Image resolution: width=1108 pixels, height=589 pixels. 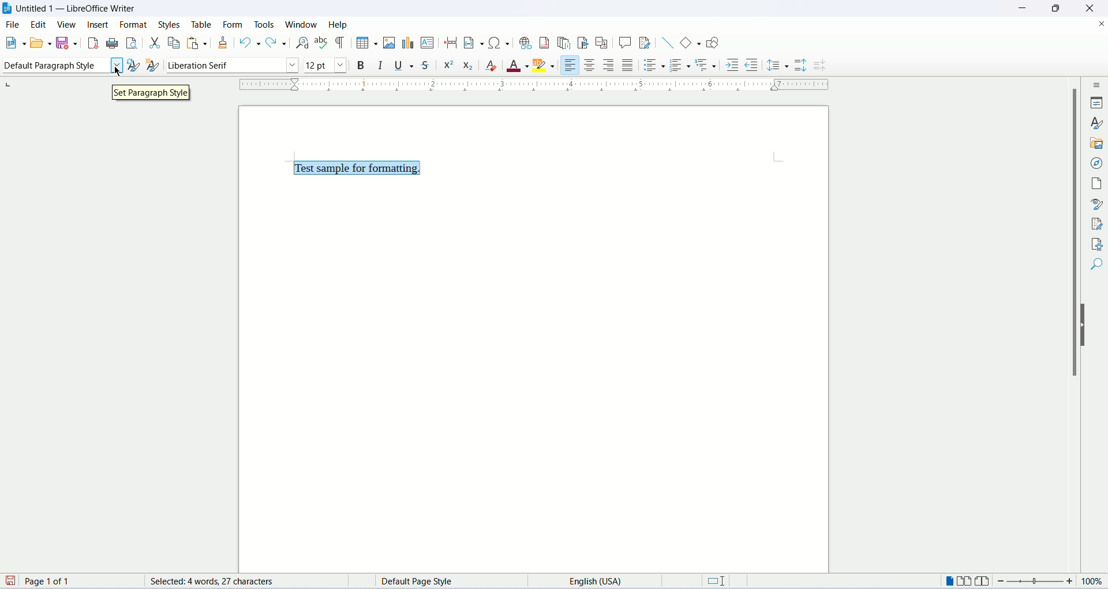 What do you see at coordinates (325, 65) in the screenshot?
I see `font size` at bounding box center [325, 65].